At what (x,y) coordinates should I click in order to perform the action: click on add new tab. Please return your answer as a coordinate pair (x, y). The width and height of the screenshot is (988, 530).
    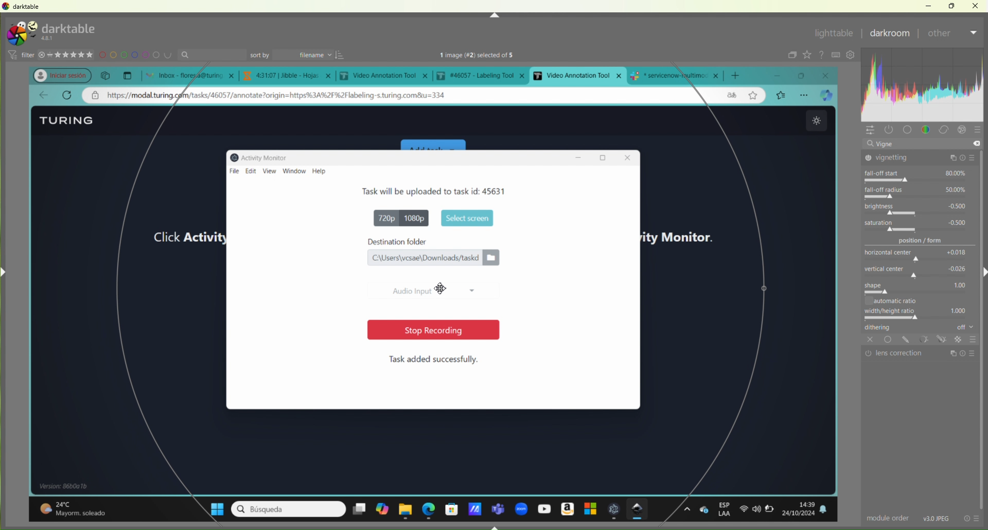
    Looking at the image, I should click on (739, 73).